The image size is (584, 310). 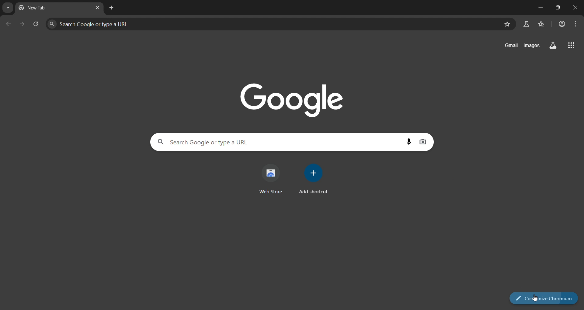 What do you see at coordinates (273, 178) in the screenshot?
I see `web store` at bounding box center [273, 178].